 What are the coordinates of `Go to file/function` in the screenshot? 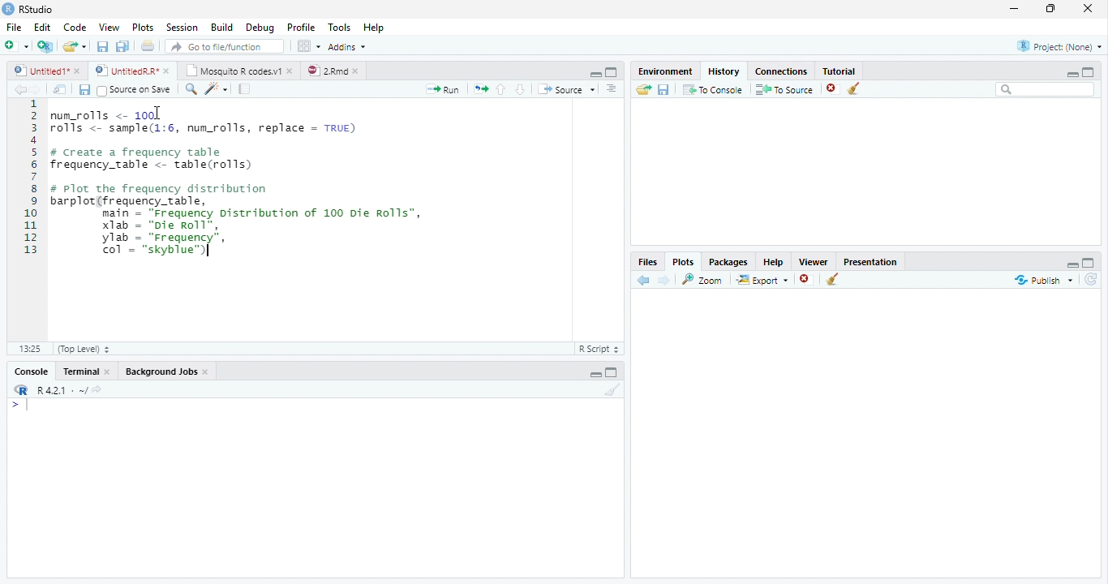 It's located at (223, 46).